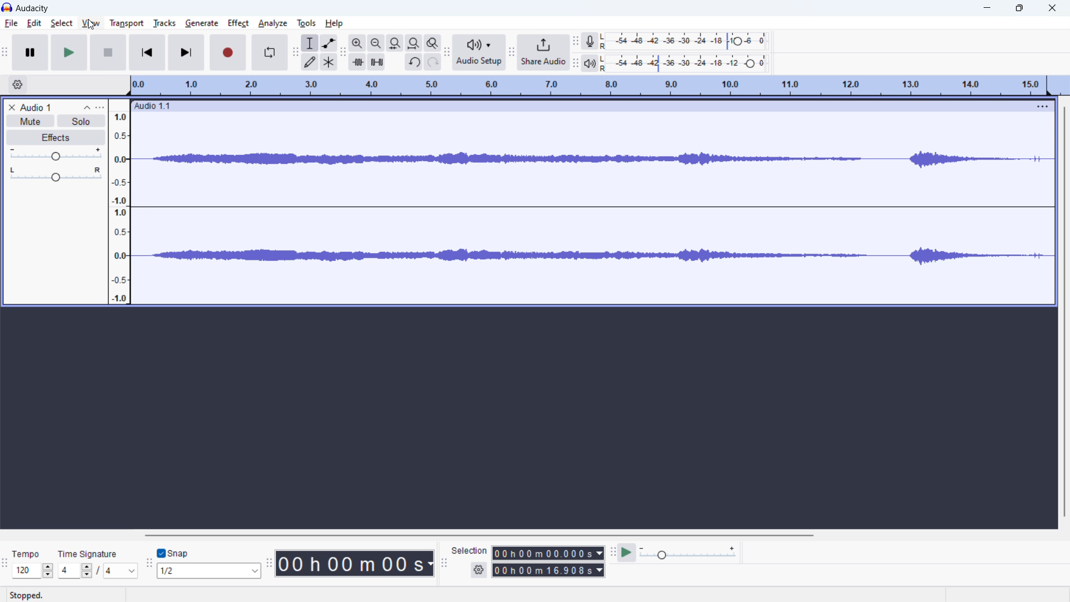  I want to click on zoom out, so click(377, 43).